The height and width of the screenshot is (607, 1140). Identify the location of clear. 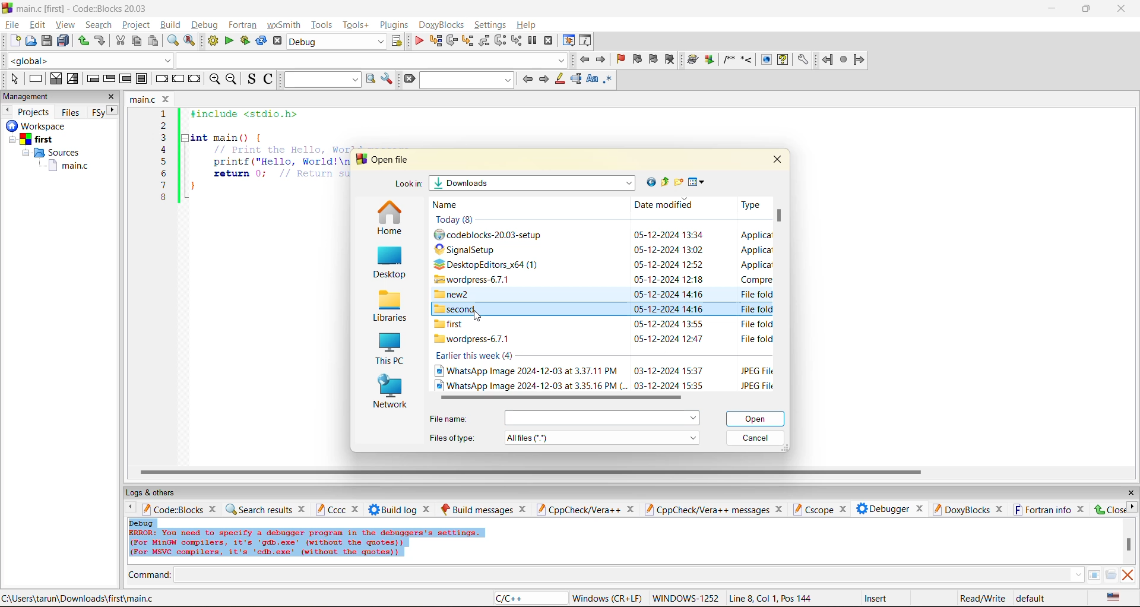
(408, 79).